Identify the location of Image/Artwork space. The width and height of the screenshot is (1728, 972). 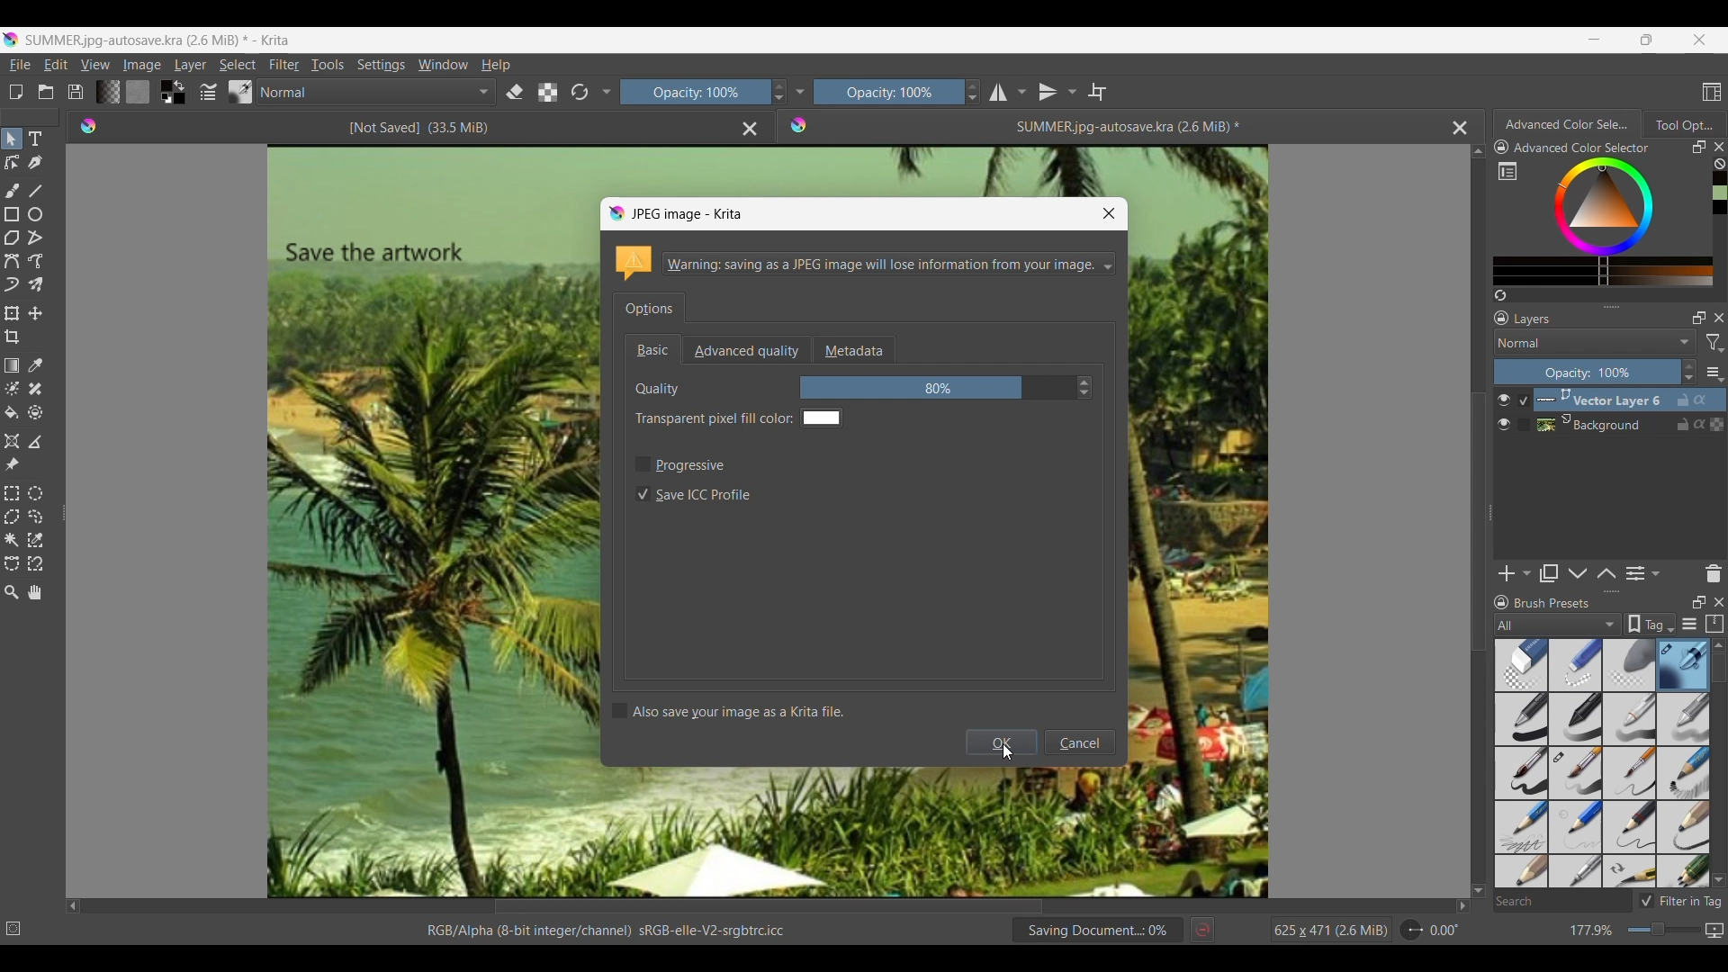
(329, 518).